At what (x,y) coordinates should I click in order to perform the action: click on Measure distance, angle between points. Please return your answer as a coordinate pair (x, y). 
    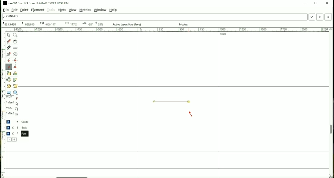
    Looking at the image, I should click on (16, 48).